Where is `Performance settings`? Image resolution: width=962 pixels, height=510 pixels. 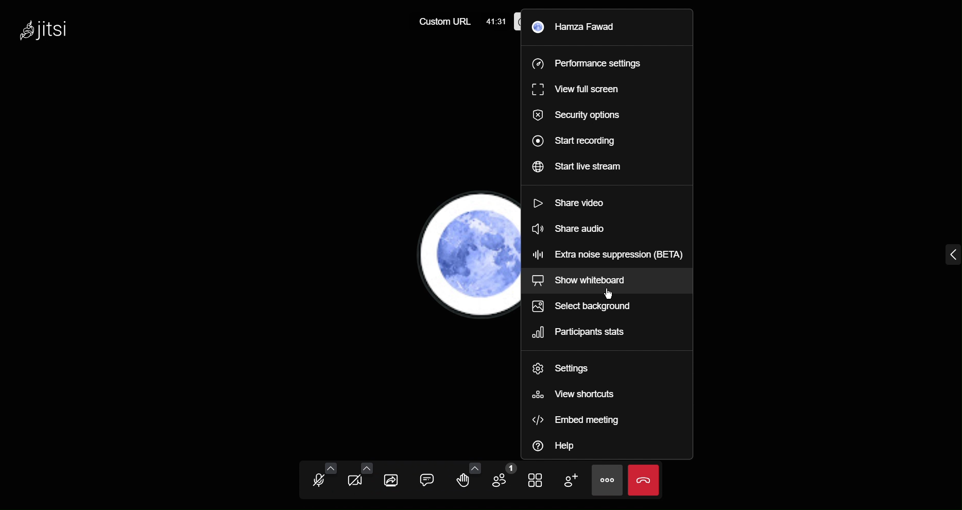
Performance settings is located at coordinates (587, 63).